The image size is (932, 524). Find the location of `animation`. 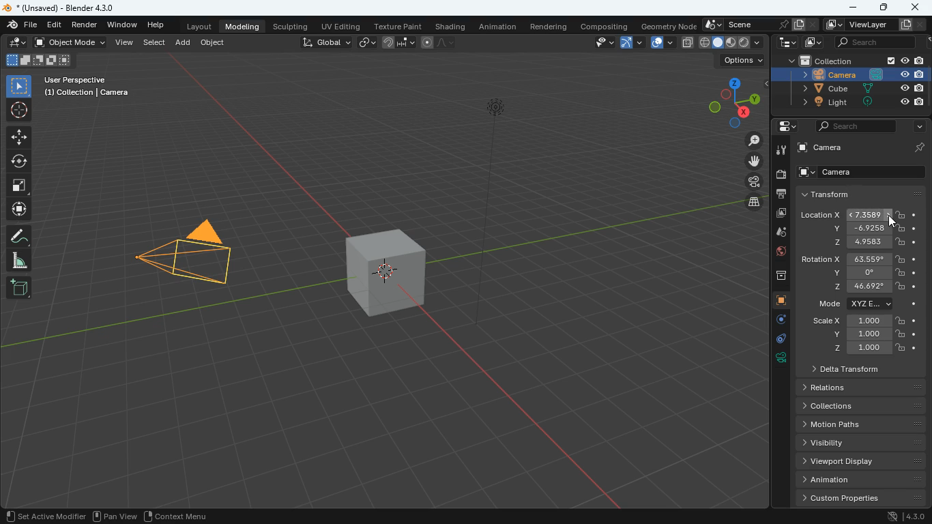

animation is located at coordinates (862, 478).